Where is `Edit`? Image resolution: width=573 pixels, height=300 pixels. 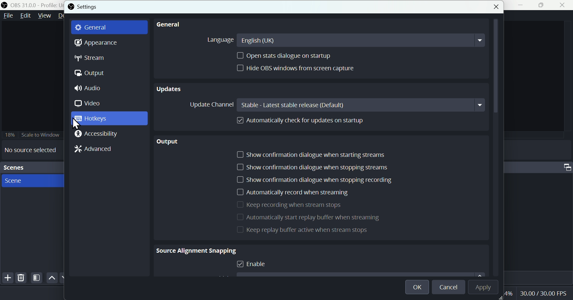
Edit is located at coordinates (25, 17).